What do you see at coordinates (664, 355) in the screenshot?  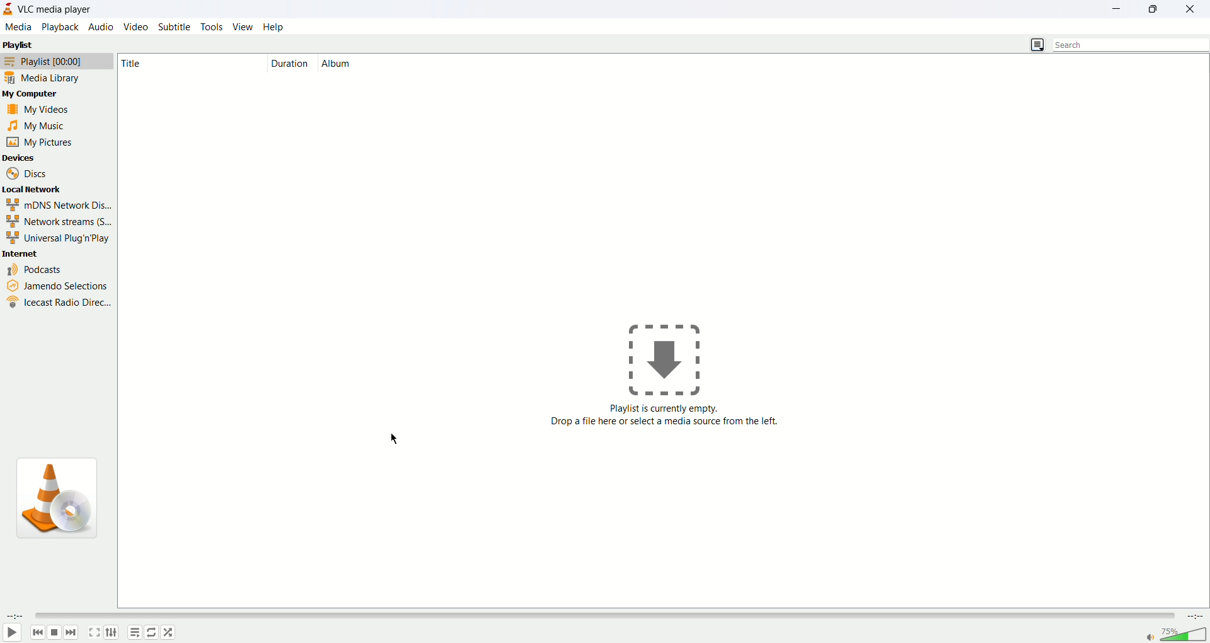 I see `icon` at bounding box center [664, 355].